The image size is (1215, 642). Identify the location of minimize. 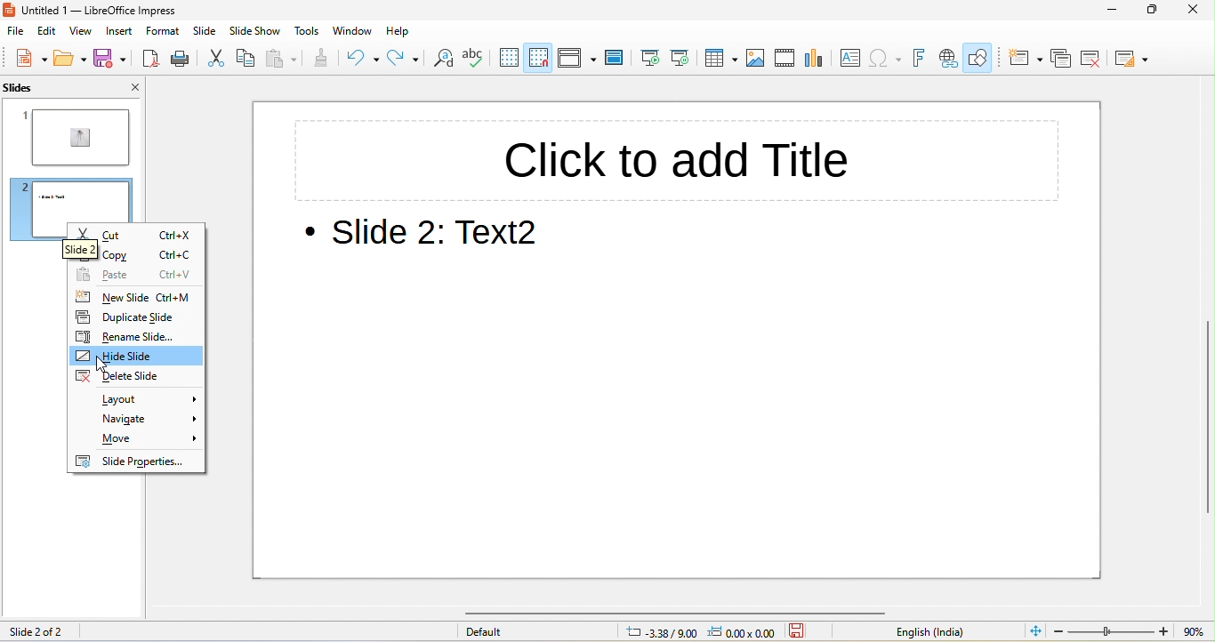
(1101, 10).